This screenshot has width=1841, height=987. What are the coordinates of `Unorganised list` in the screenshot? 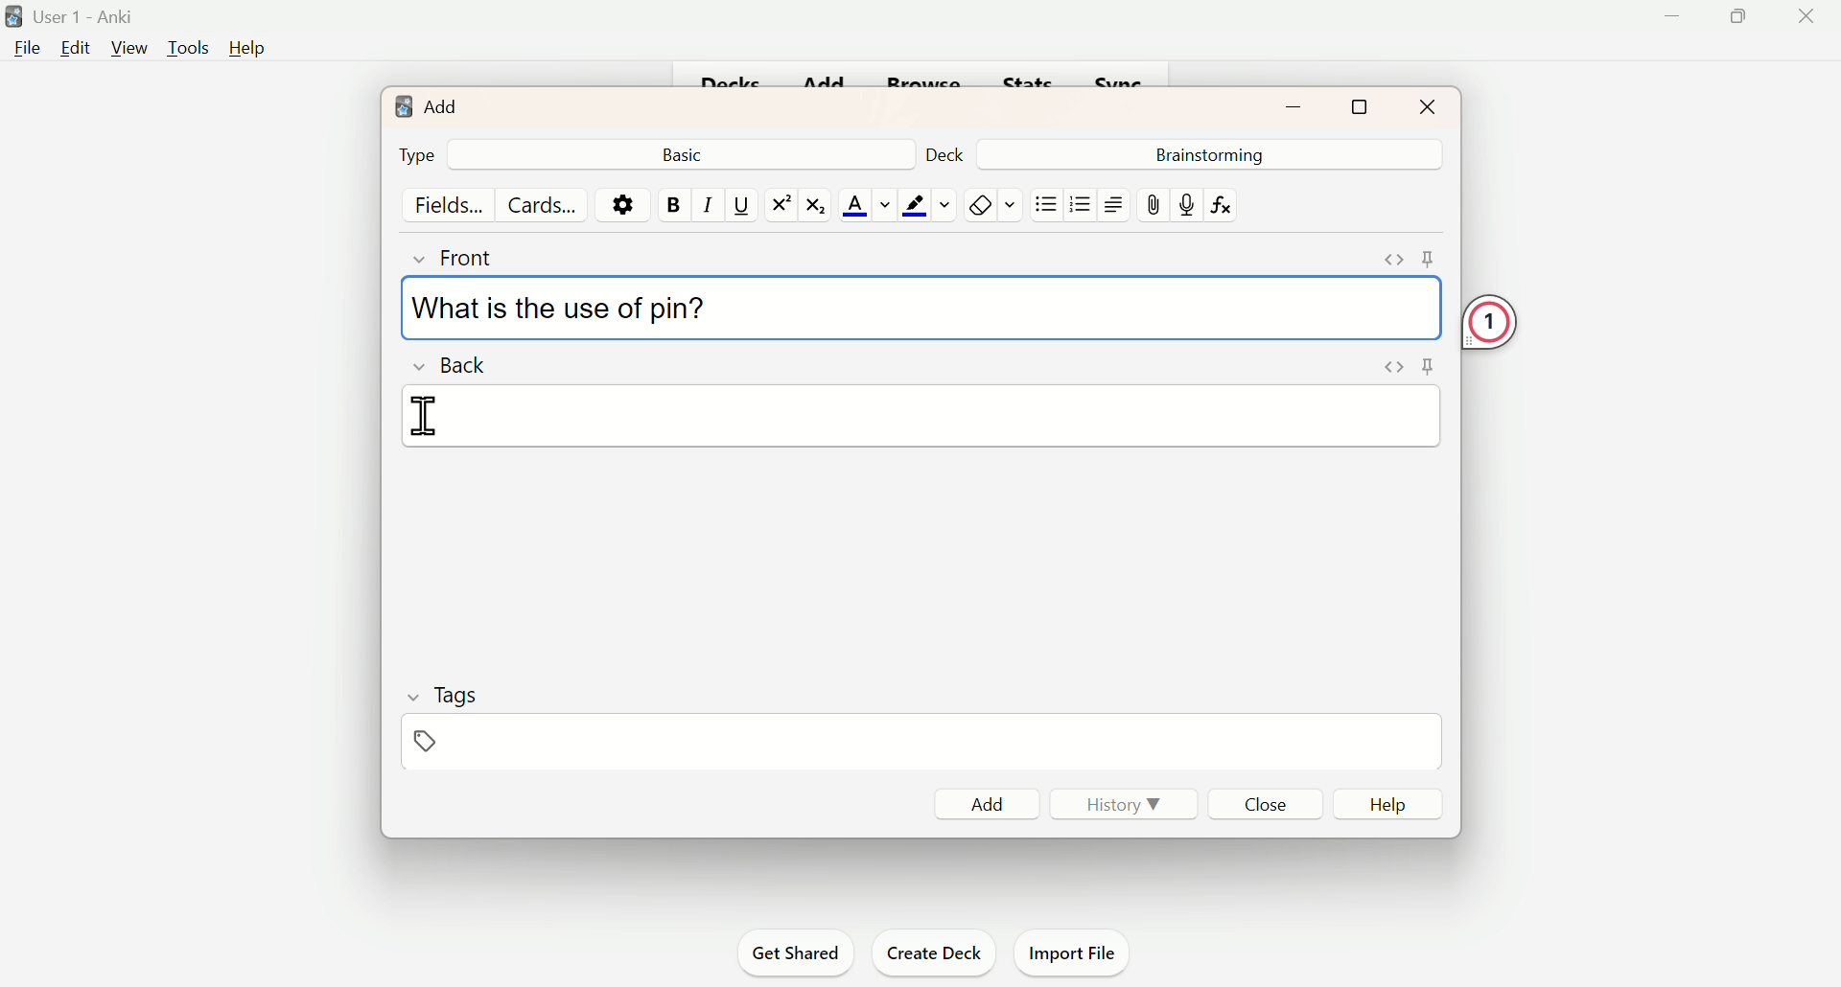 It's located at (1047, 203).